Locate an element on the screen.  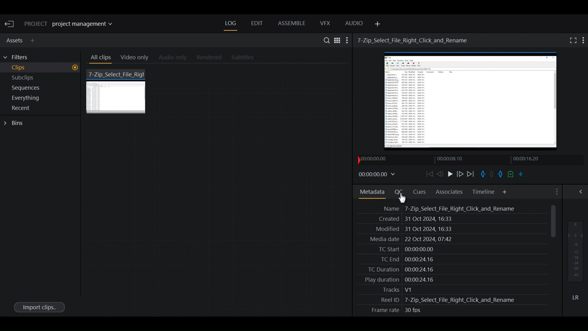
Date Modified is located at coordinates (443, 228).